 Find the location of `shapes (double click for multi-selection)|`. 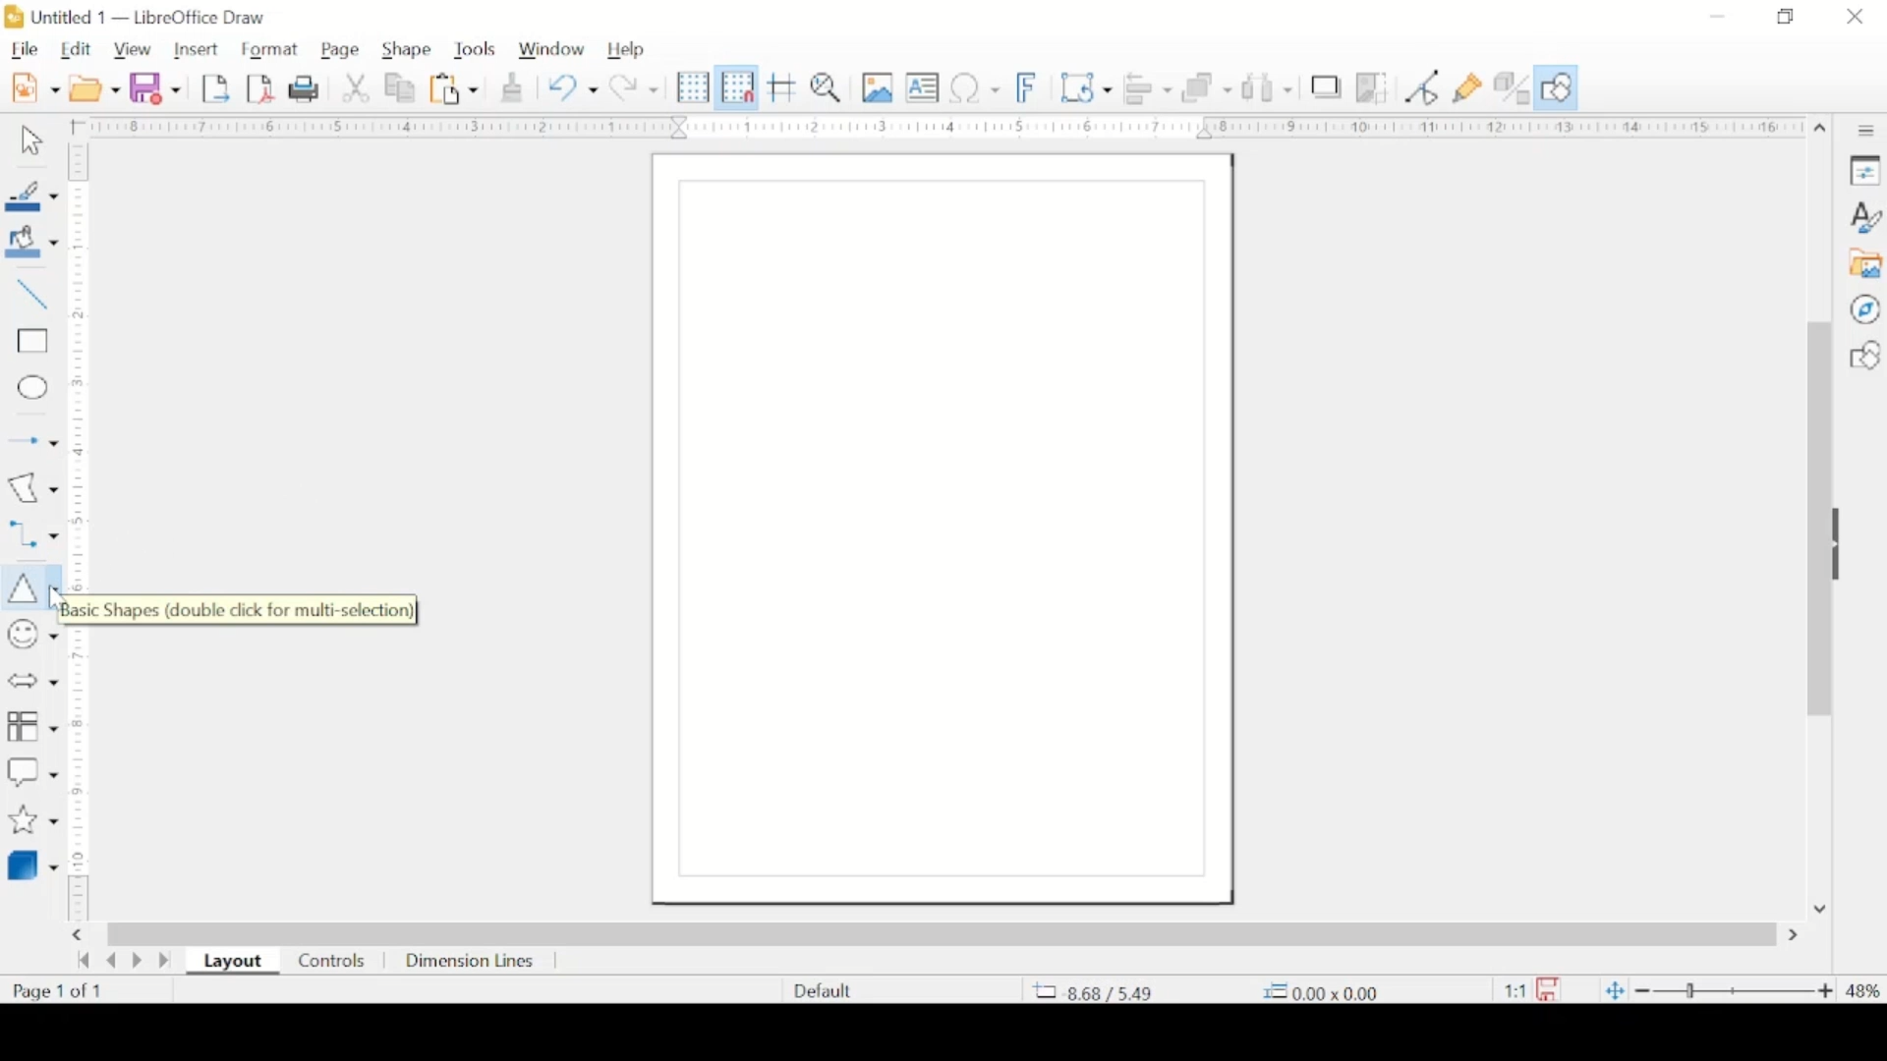

shapes (double click for multi-selection)| is located at coordinates (256, 609).